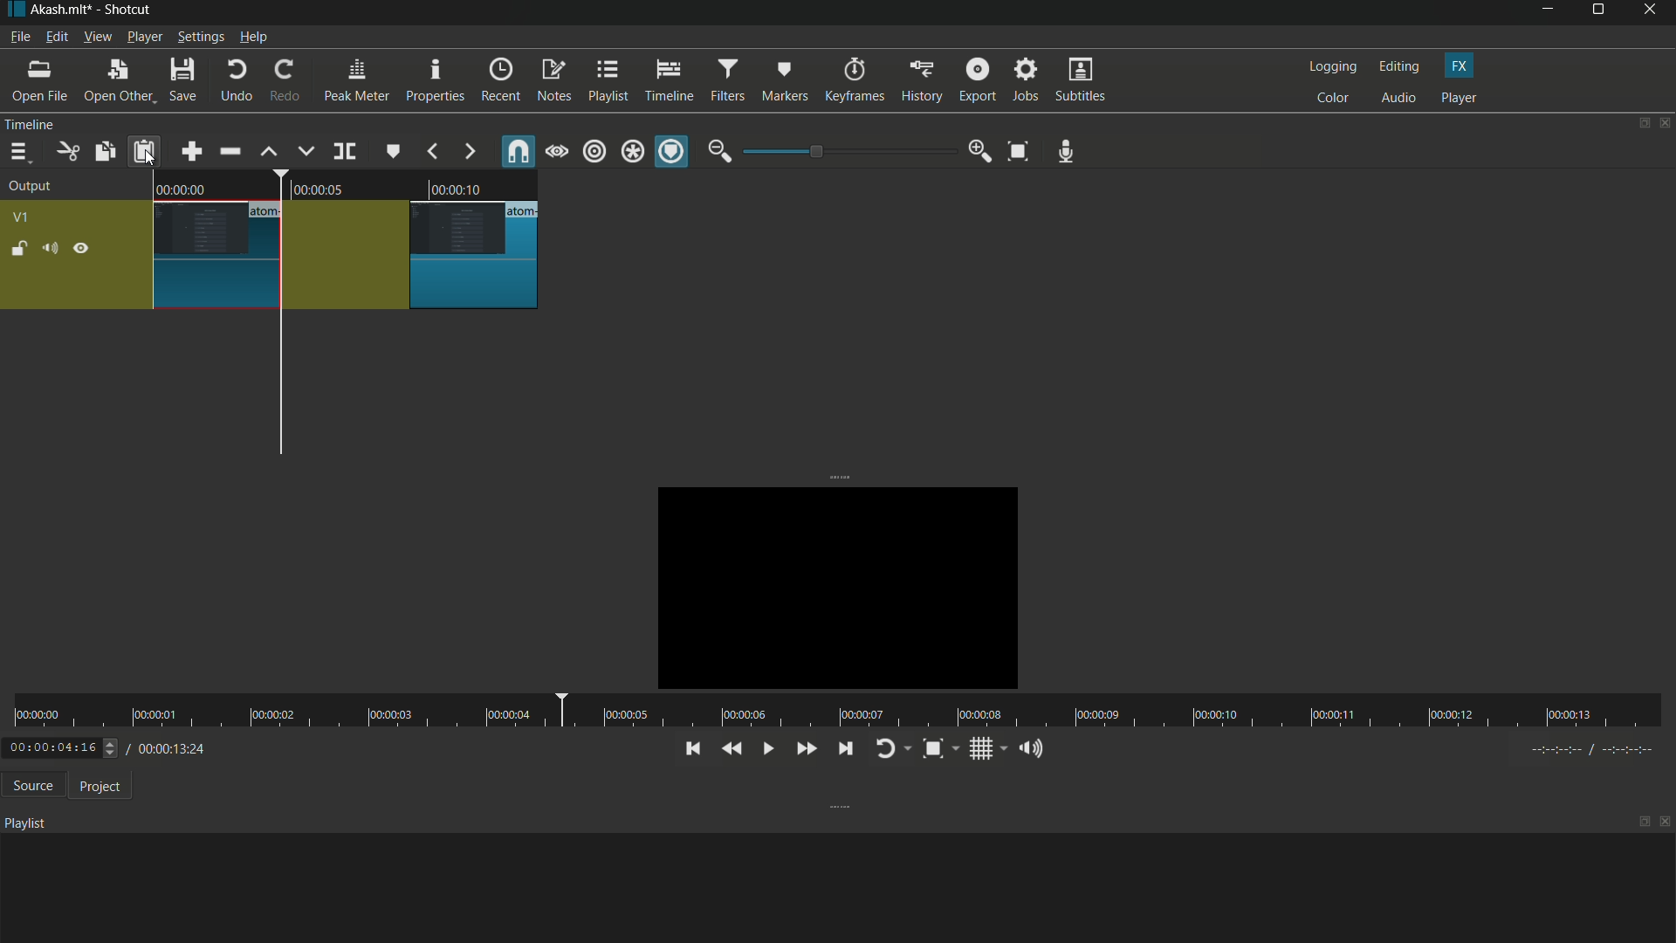 The width and height of the screenshot is (1676, 943). Describe the element at coordinates (558, 151) in the screenshot. I see `scrub while draging` at that location.